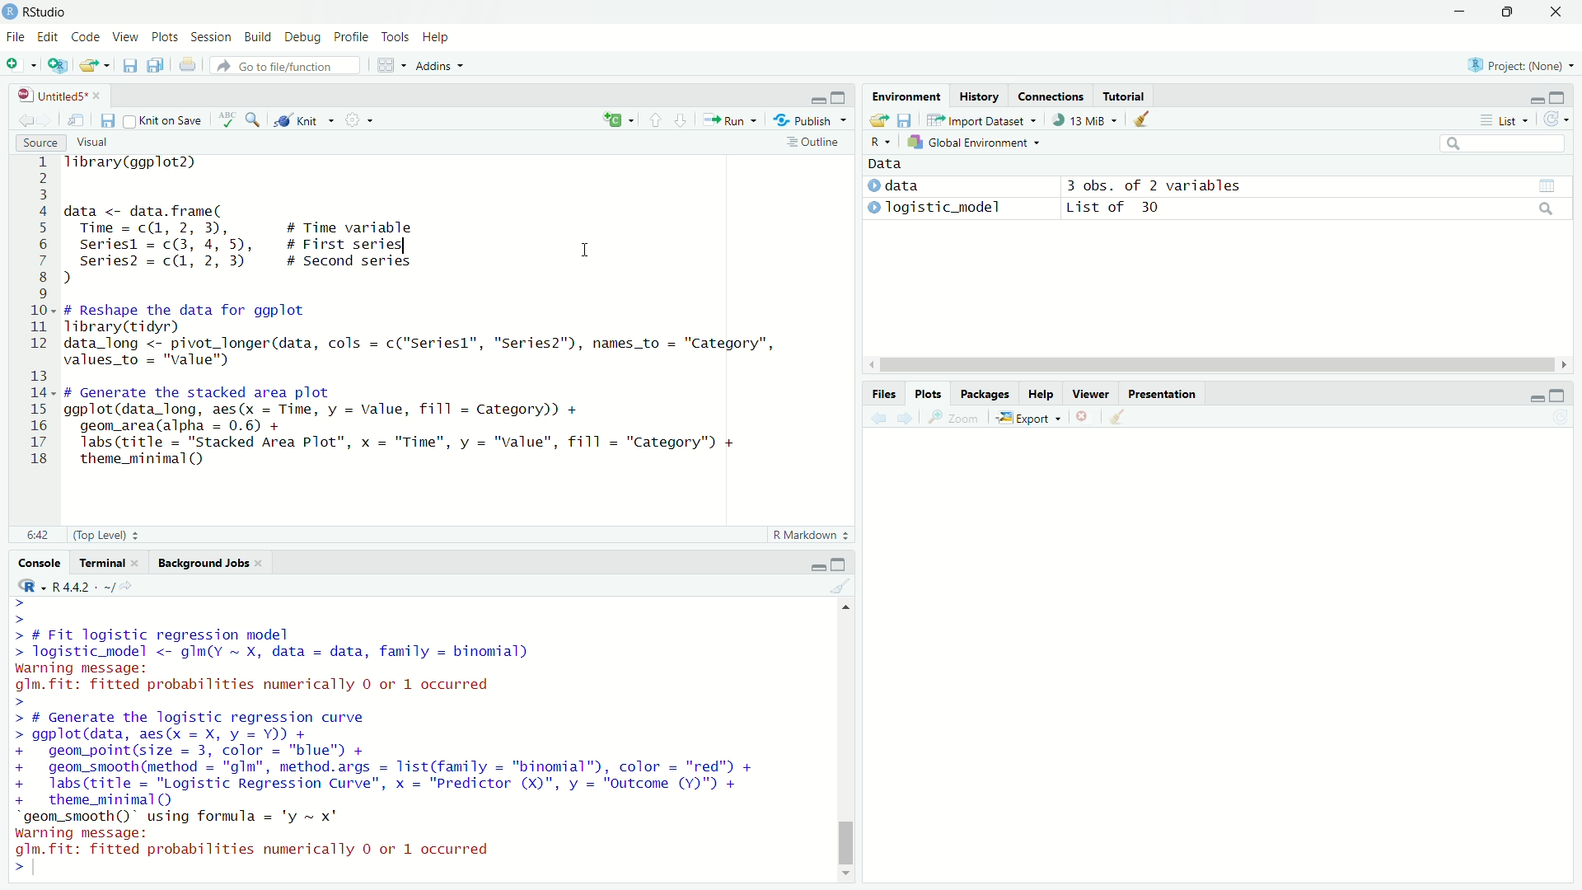  What do you see at coordinates (843, 564) in the screenshot?
I see `maximise` at bounding box center [843, 564].